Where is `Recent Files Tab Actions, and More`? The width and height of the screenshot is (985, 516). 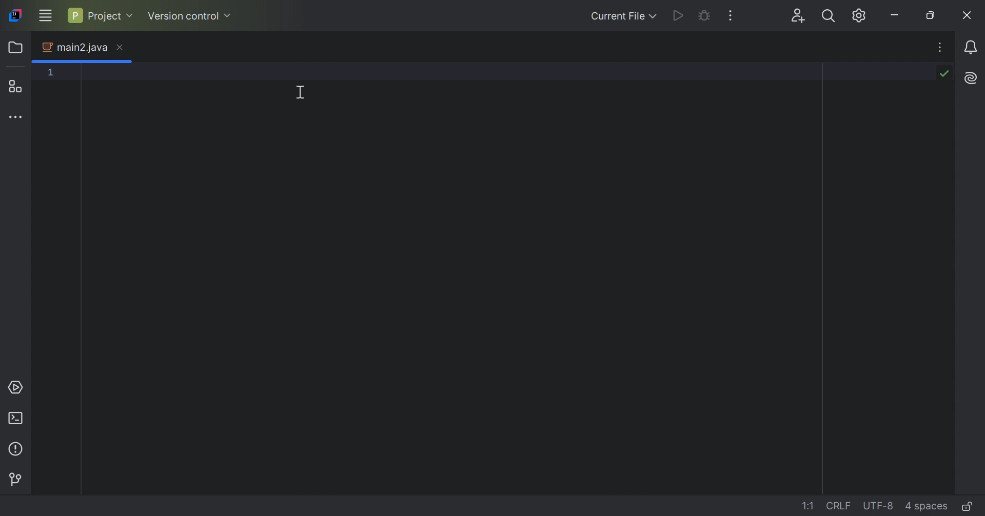
Recent Files Tab Actions, and More is located at coordinates (941, 48).